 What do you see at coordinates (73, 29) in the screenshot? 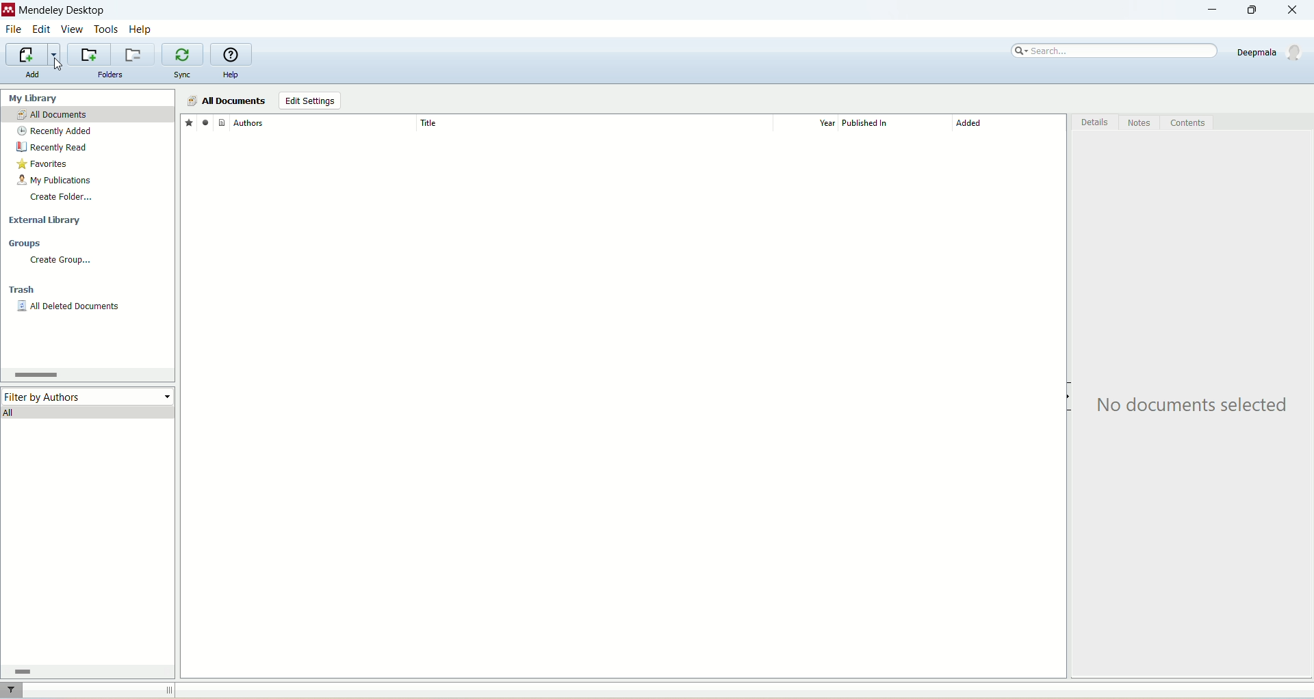
I see `view` at bounding box center [73, 29].